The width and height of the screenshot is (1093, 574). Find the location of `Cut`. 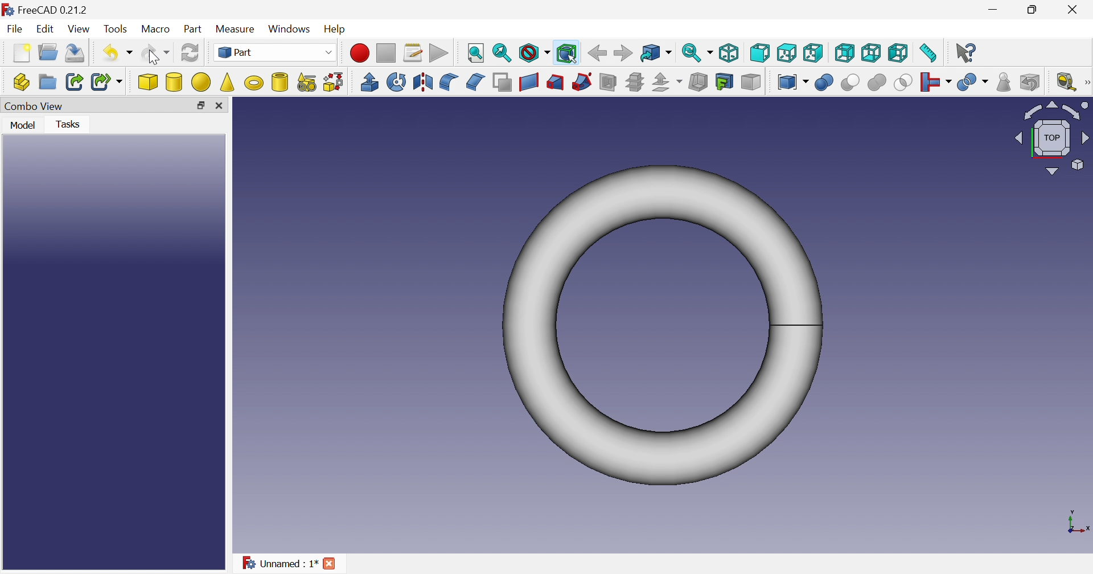

Cut is located at coordinates (850, 83).